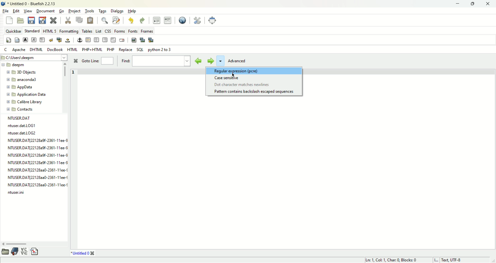  What do you see at coordinates (132, 11) in the screenshot?
I see `help` at bounding box center [132, 11].